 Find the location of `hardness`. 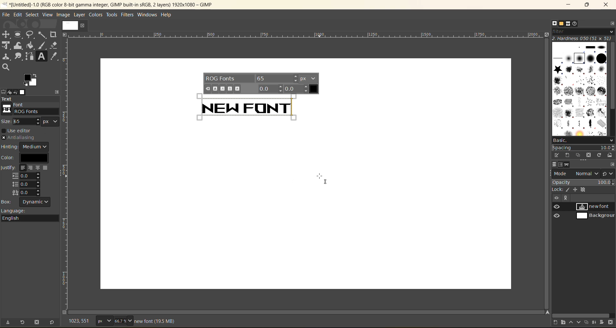

hardness is located at coordinates (583, 38).